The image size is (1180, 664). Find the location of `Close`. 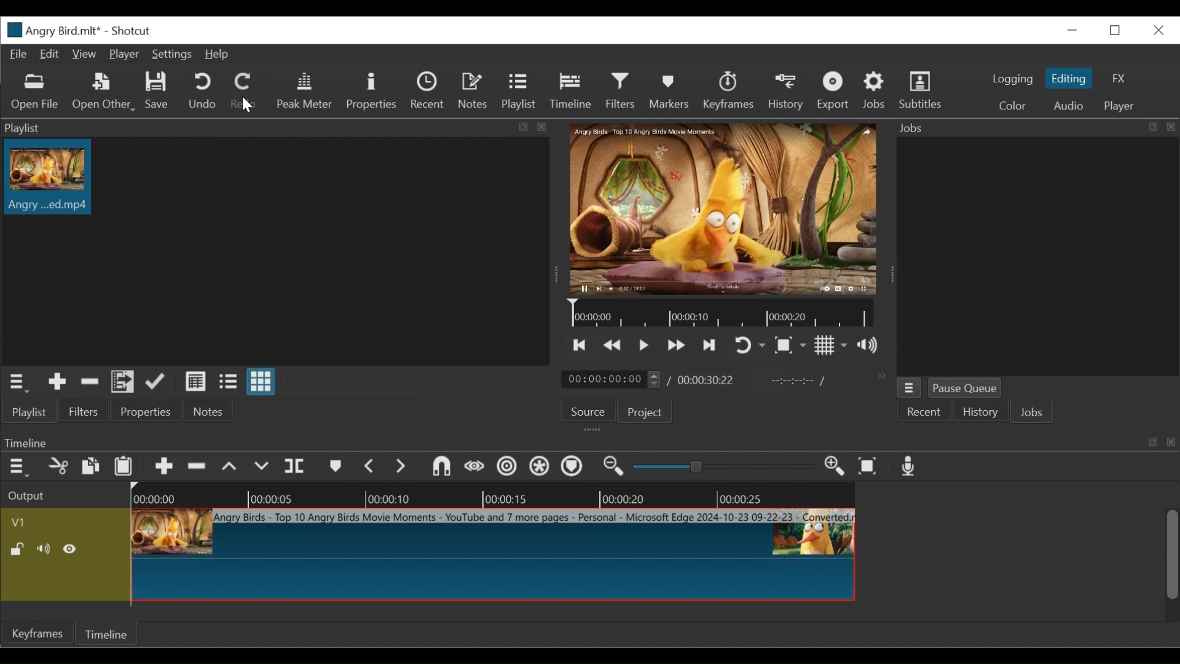

Close is located at coordinates (1157, 30).